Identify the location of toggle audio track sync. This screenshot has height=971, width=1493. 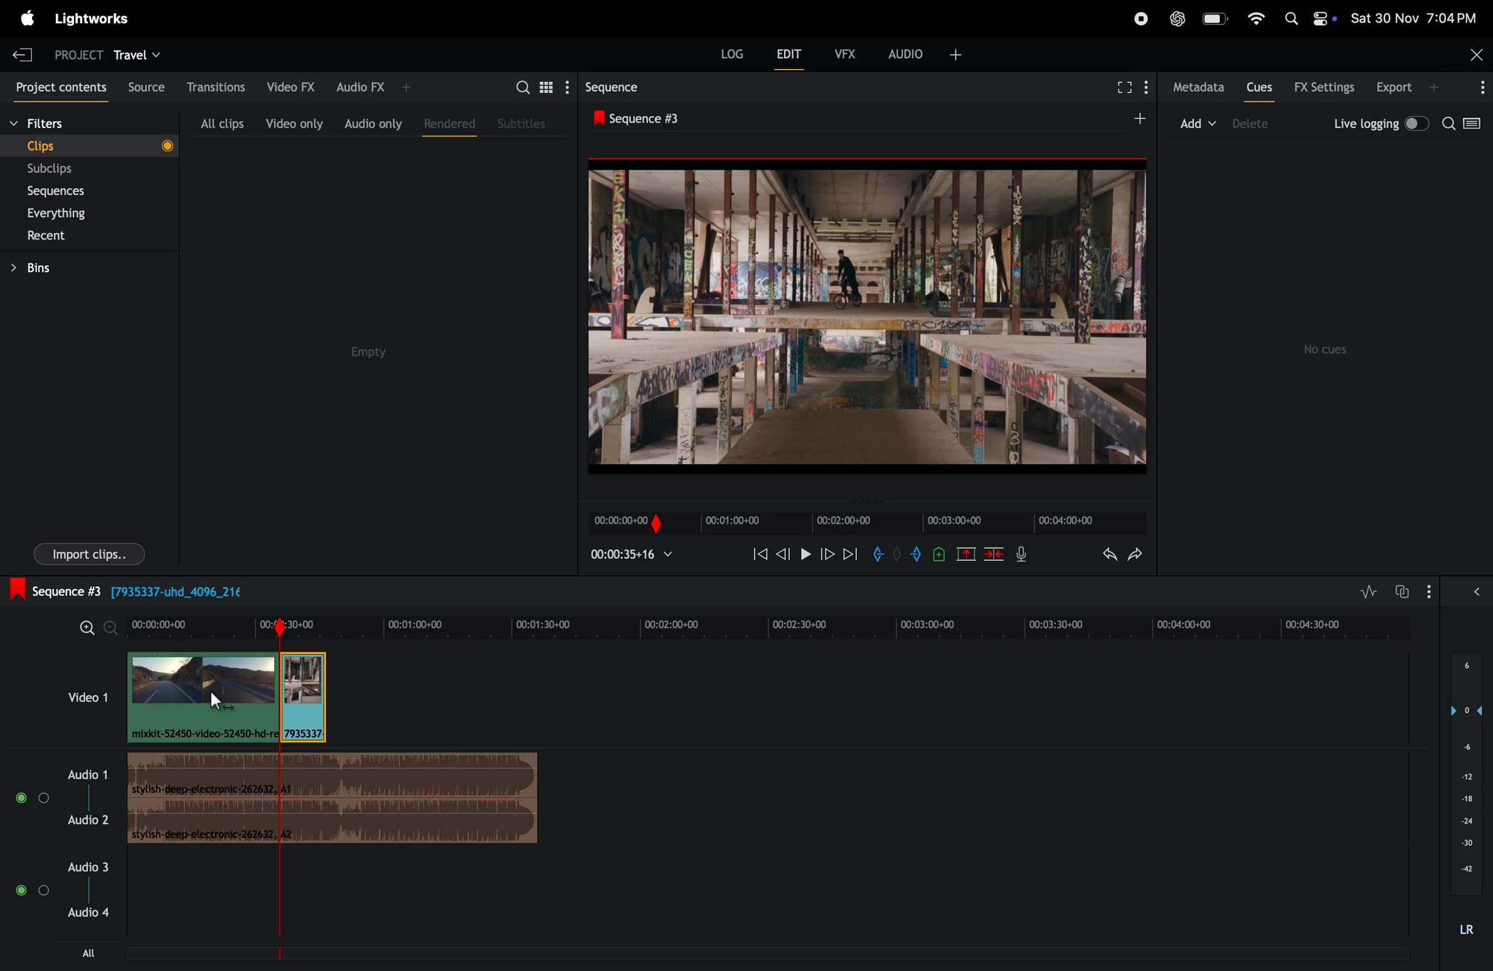
(1399, 591).